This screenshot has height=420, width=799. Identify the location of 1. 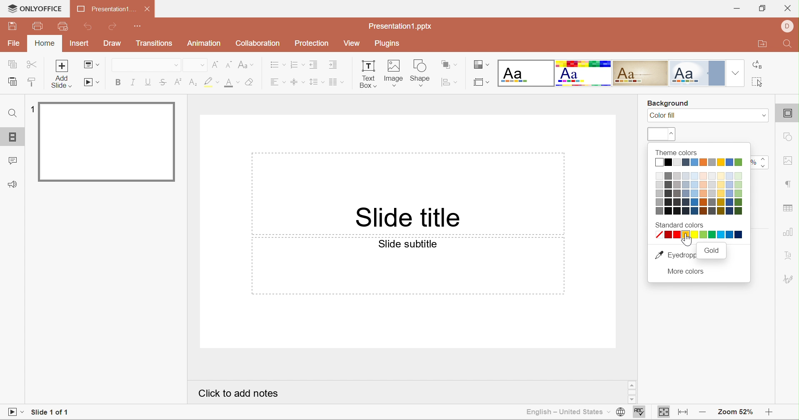
(33, 108).